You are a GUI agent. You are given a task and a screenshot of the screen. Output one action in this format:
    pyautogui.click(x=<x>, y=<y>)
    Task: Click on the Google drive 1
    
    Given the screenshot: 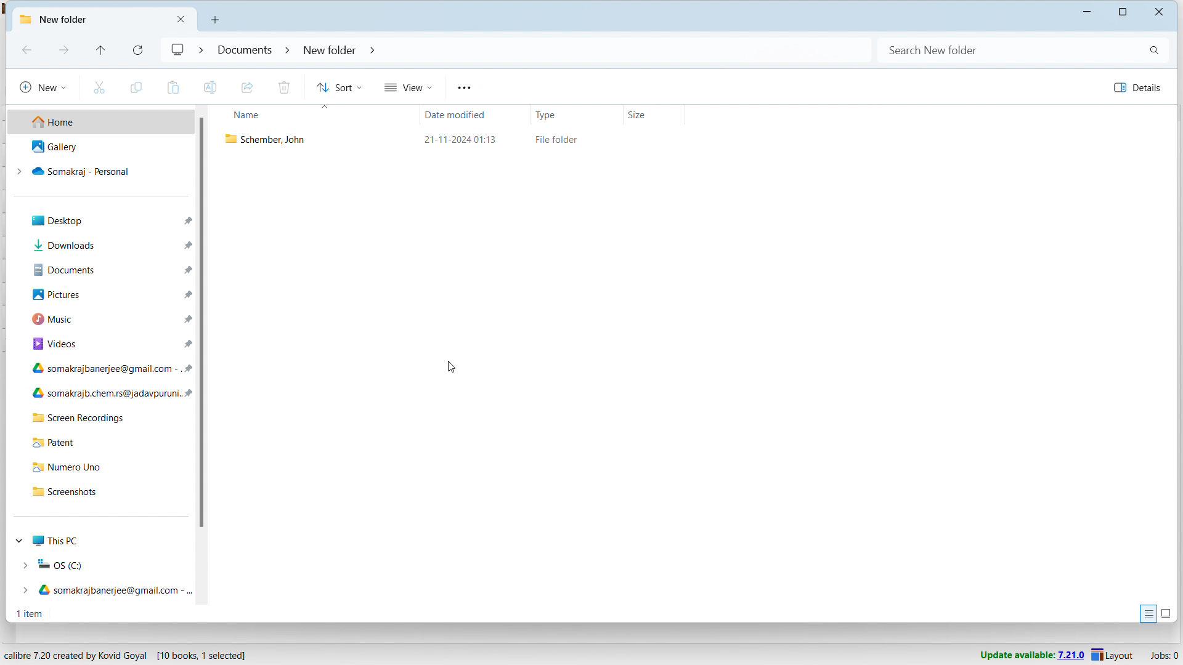 What is the action you would take?
    pyautogui.click(x=108, y=589)
    